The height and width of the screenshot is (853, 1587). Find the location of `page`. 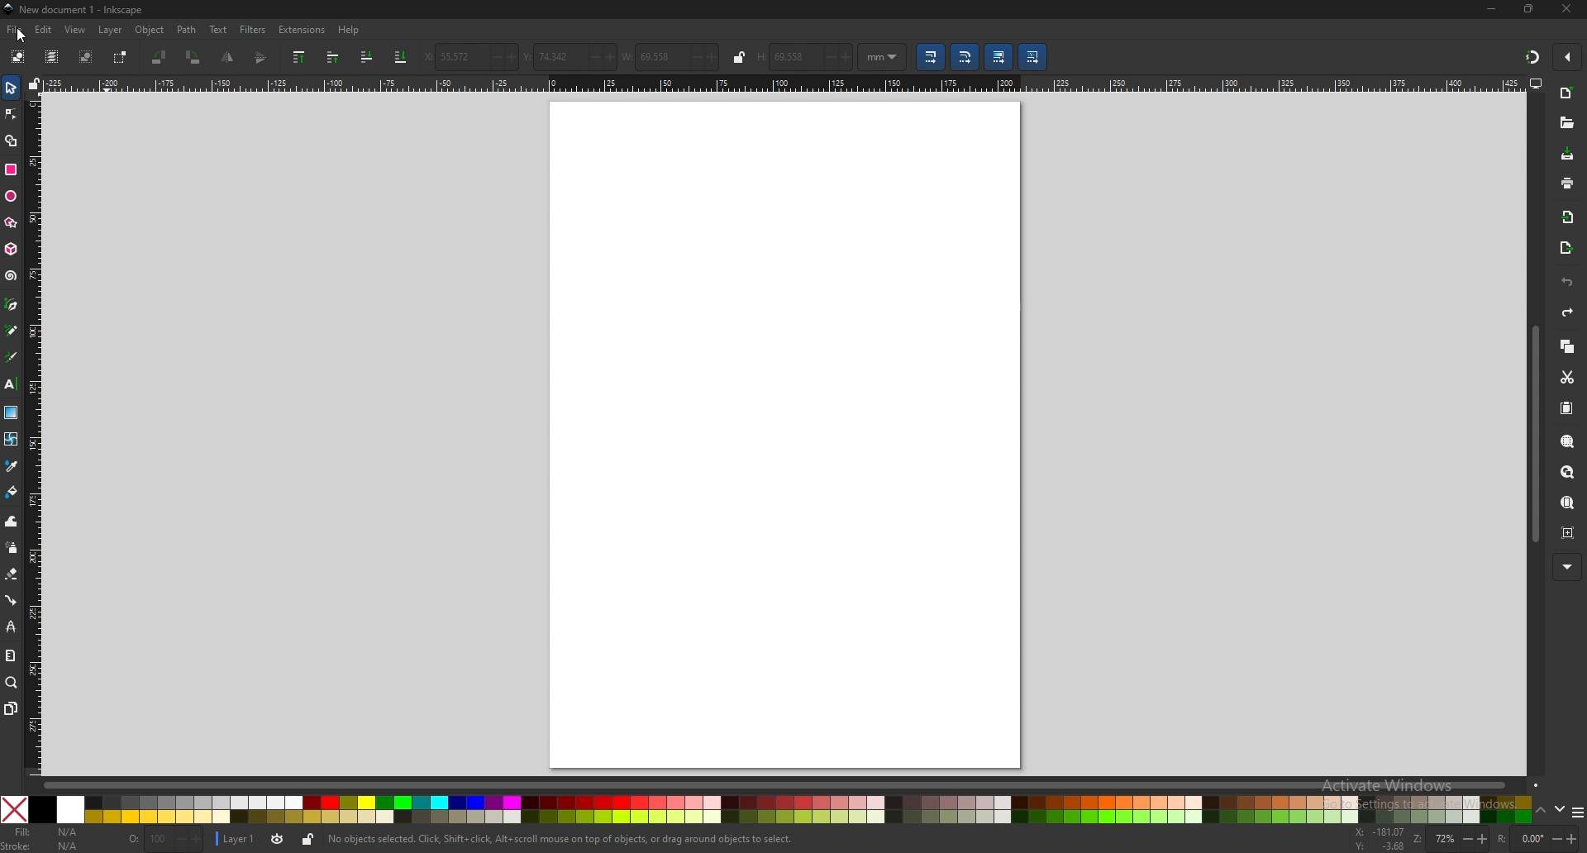

page is located at coordinates (786, 434).